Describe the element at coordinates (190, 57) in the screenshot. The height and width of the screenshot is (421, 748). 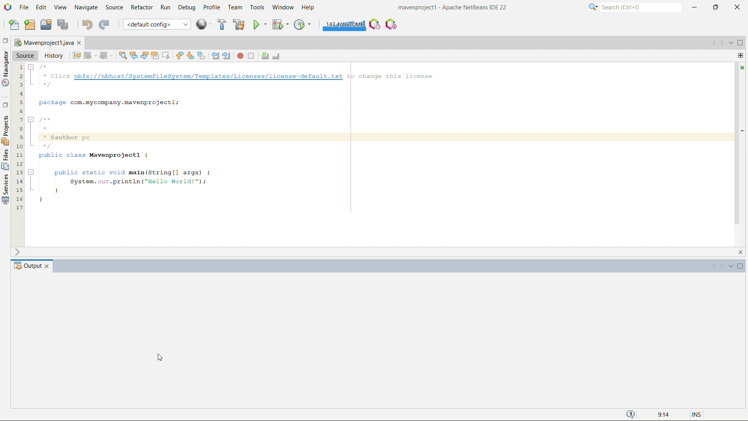
I see `next bookmark` at that location.